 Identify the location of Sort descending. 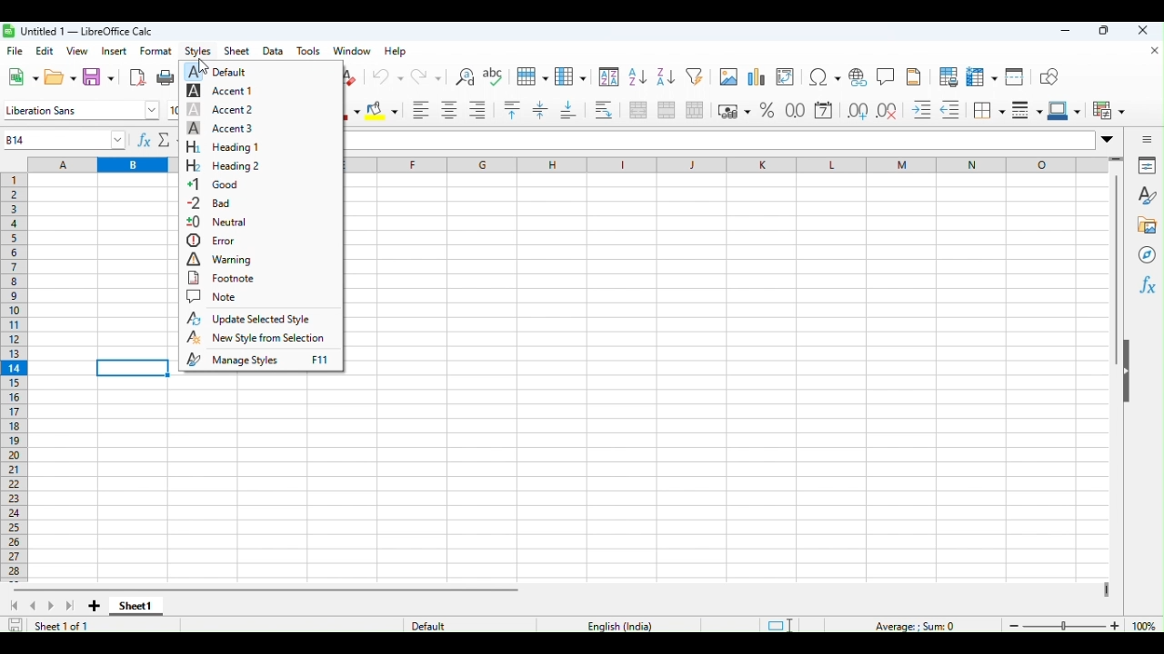
(666, 78).